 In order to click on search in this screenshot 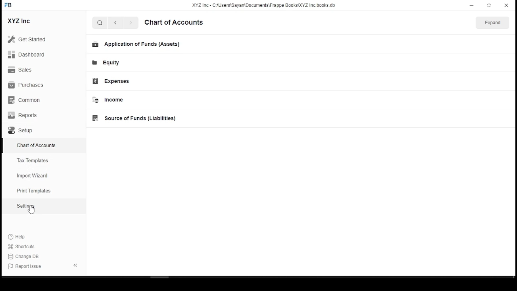, I will do `click(100, 22)`.